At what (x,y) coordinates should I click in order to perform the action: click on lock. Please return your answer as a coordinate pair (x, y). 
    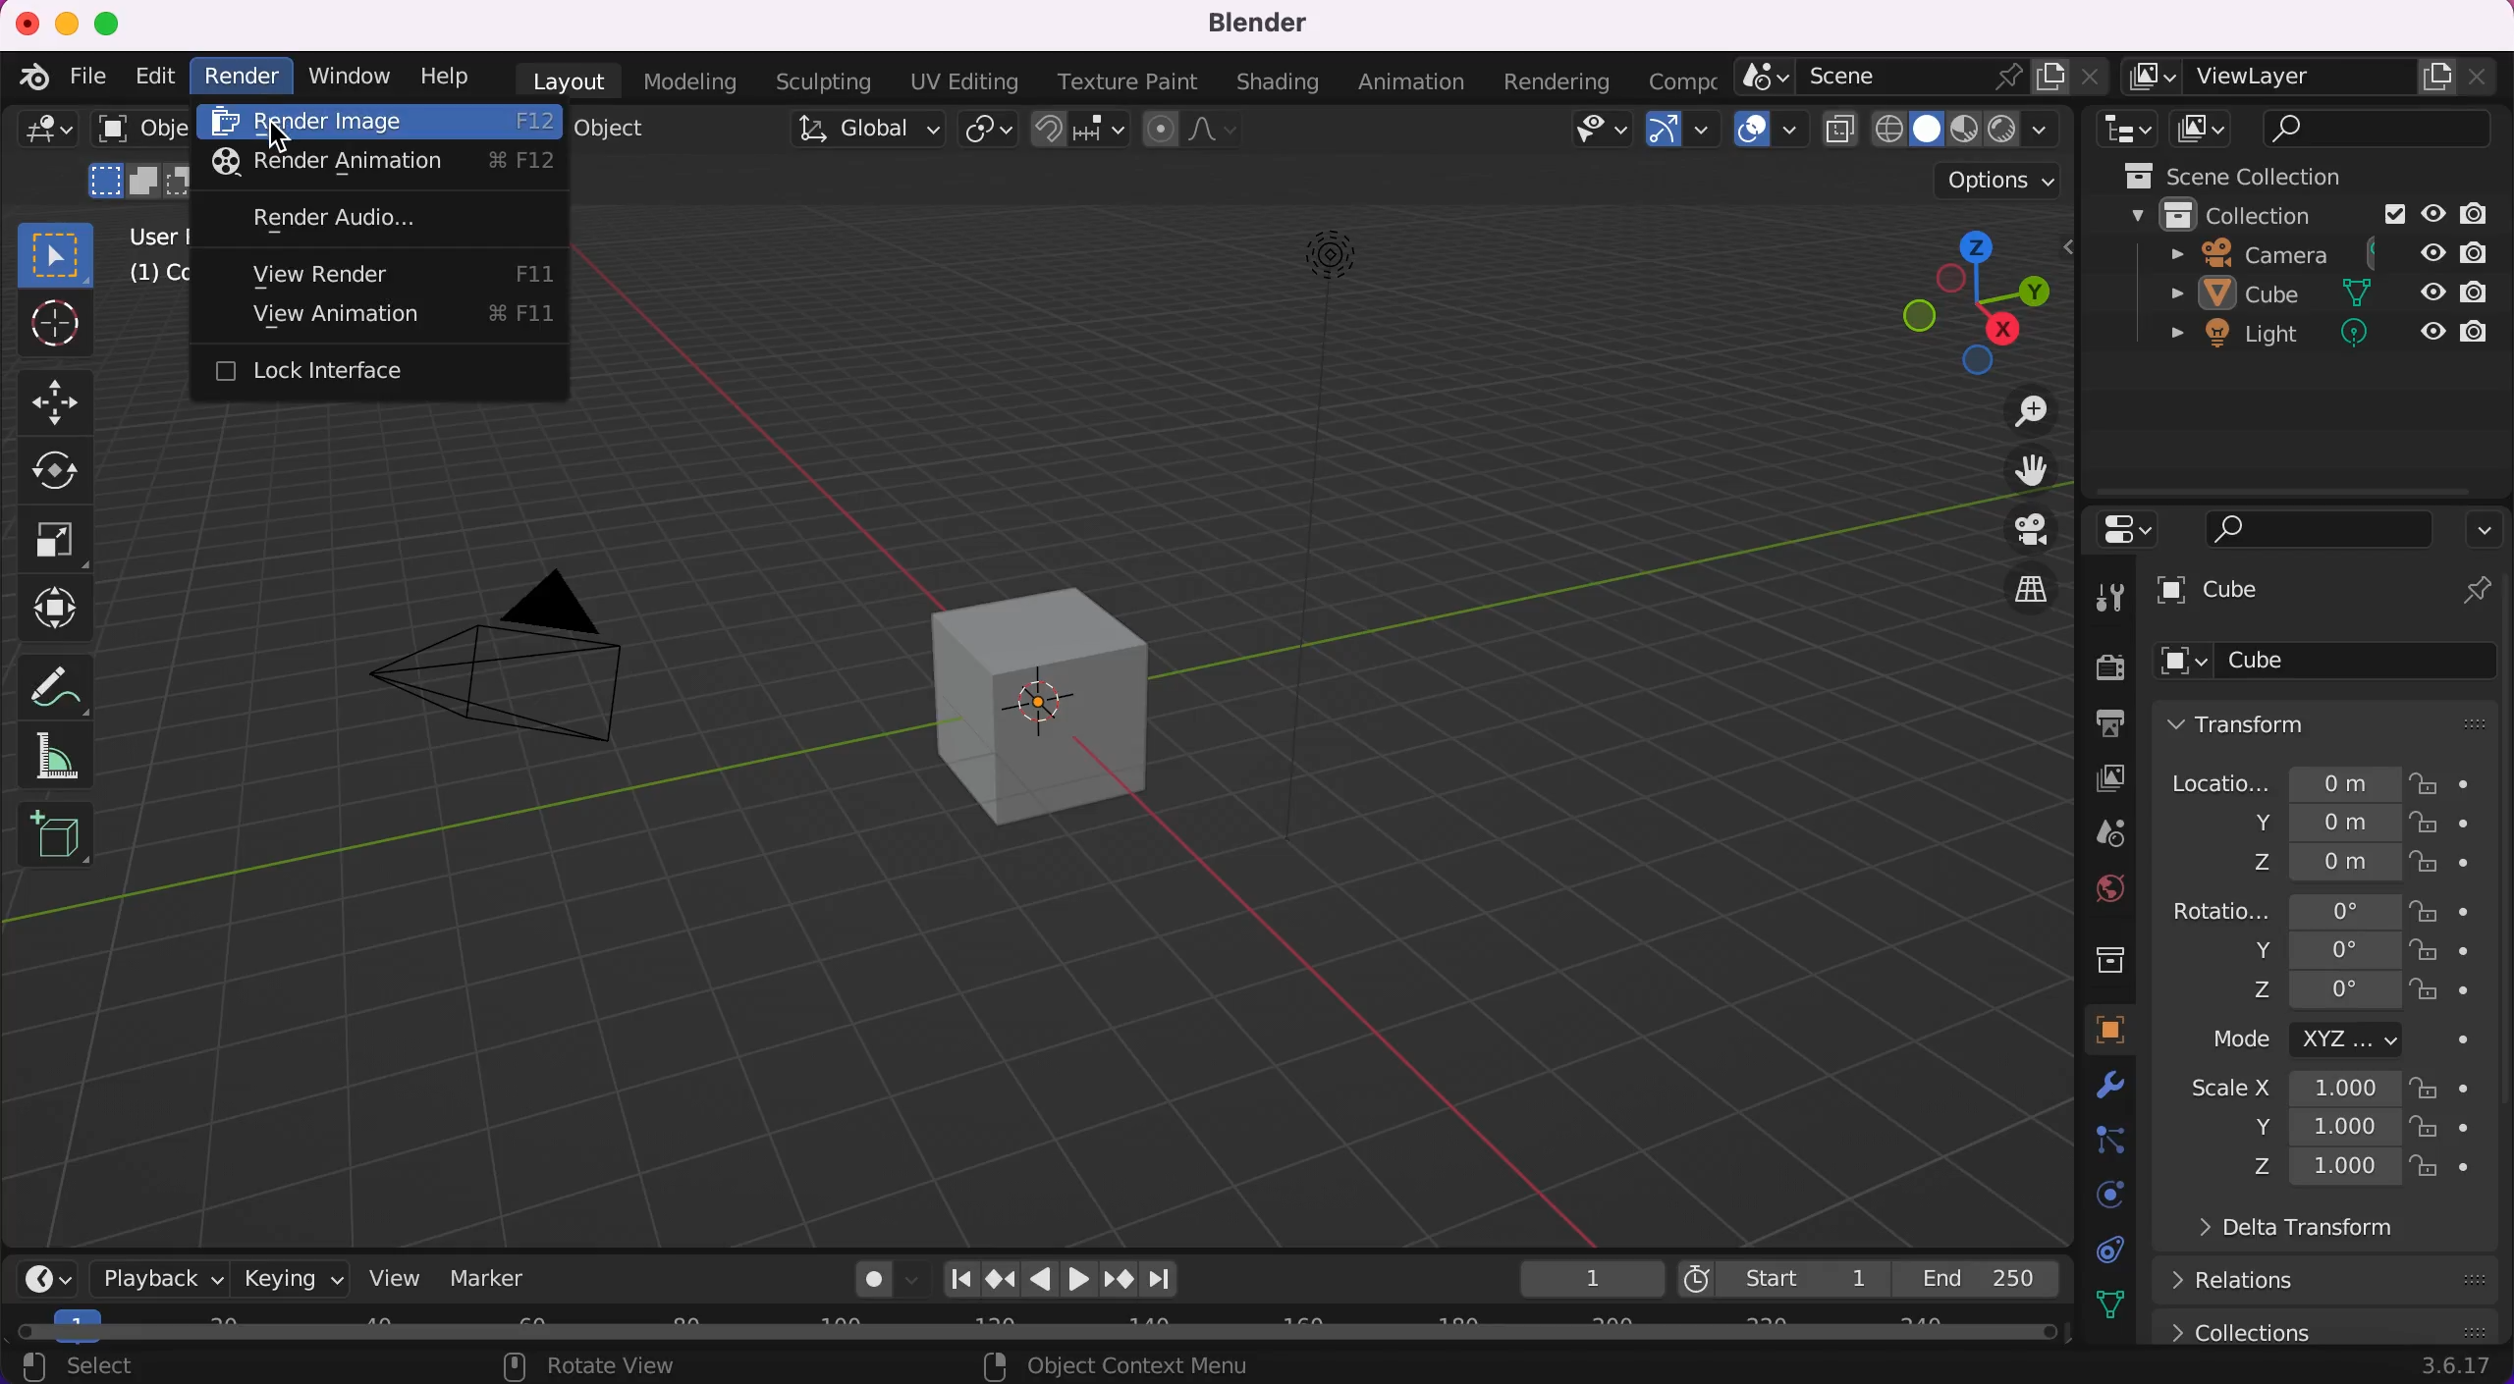
    Looking at the image, I should click on (2444, 911).